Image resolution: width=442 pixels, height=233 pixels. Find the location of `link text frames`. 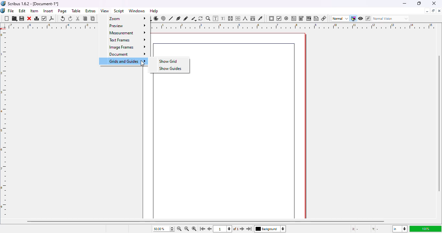

link text frames is located at coordinates (231, 18).